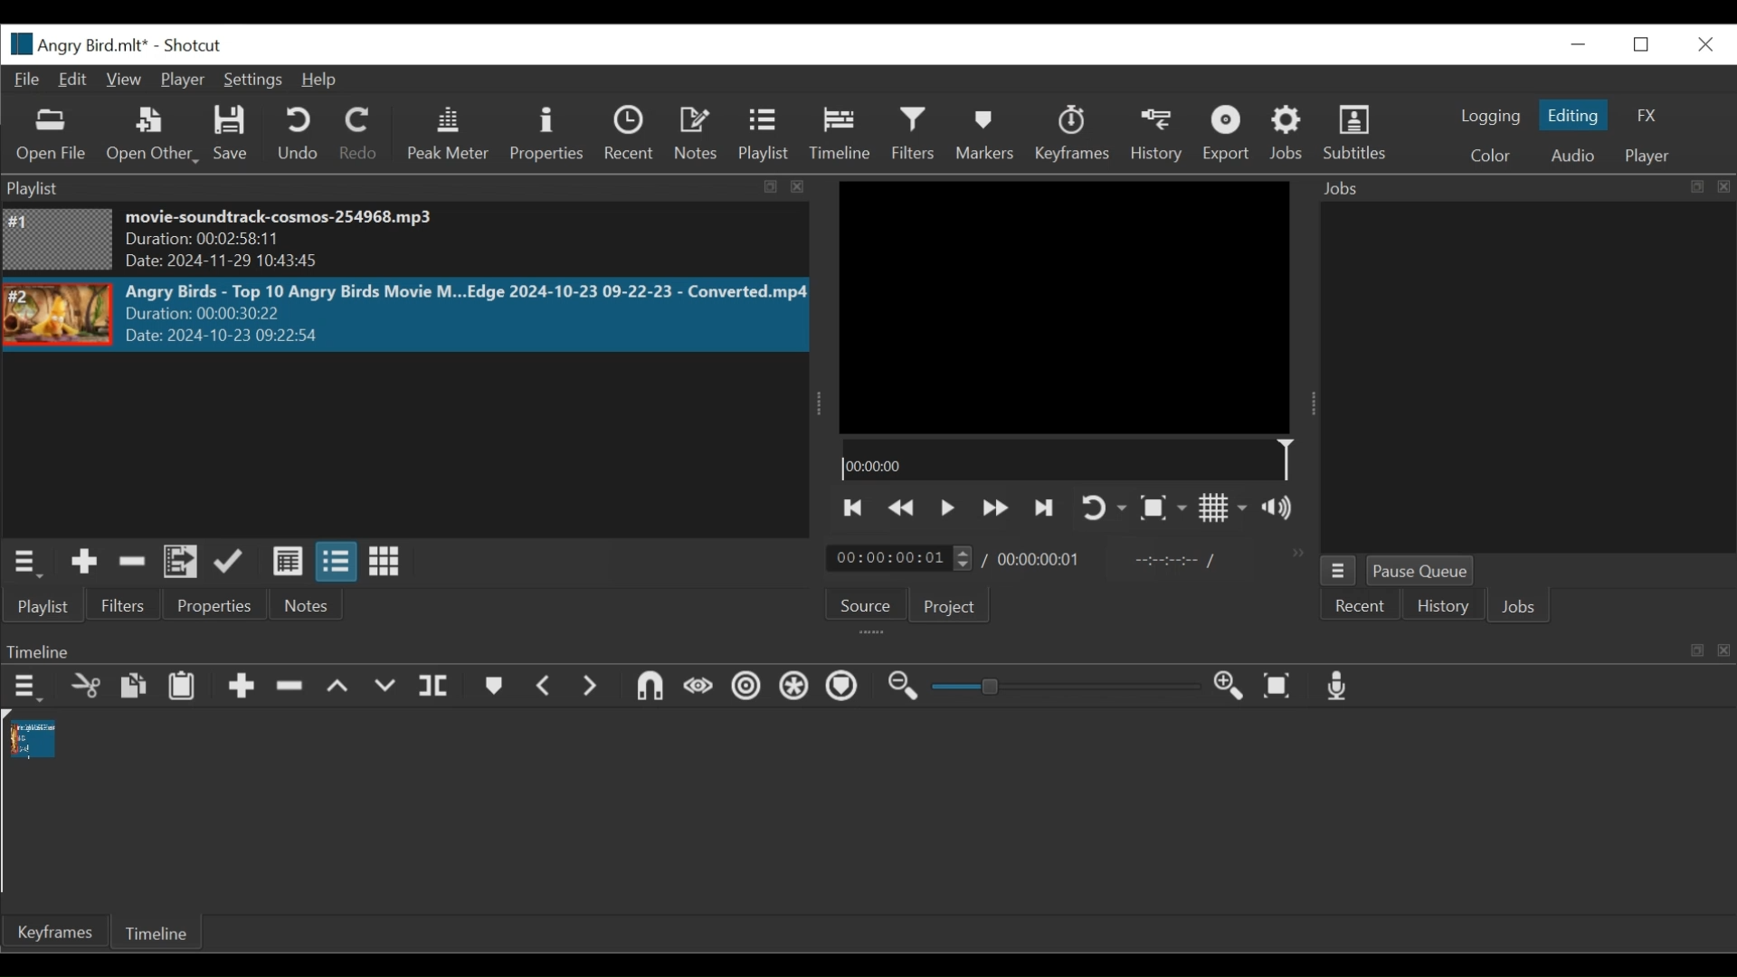 The image size is (1737, 977). What do you see at coordinates (78, 43) in the screenshot?
I see `File Name` at bounding box center [78, 43].